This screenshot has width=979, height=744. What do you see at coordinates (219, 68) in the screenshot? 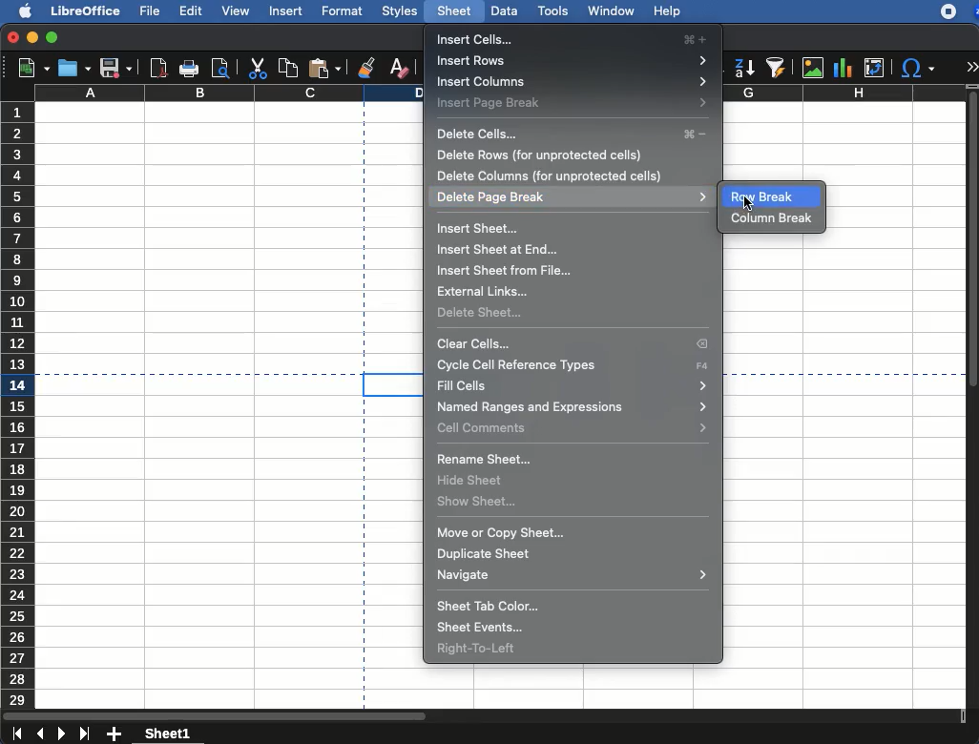
I see `print preview` at bounding box center [219, 68].